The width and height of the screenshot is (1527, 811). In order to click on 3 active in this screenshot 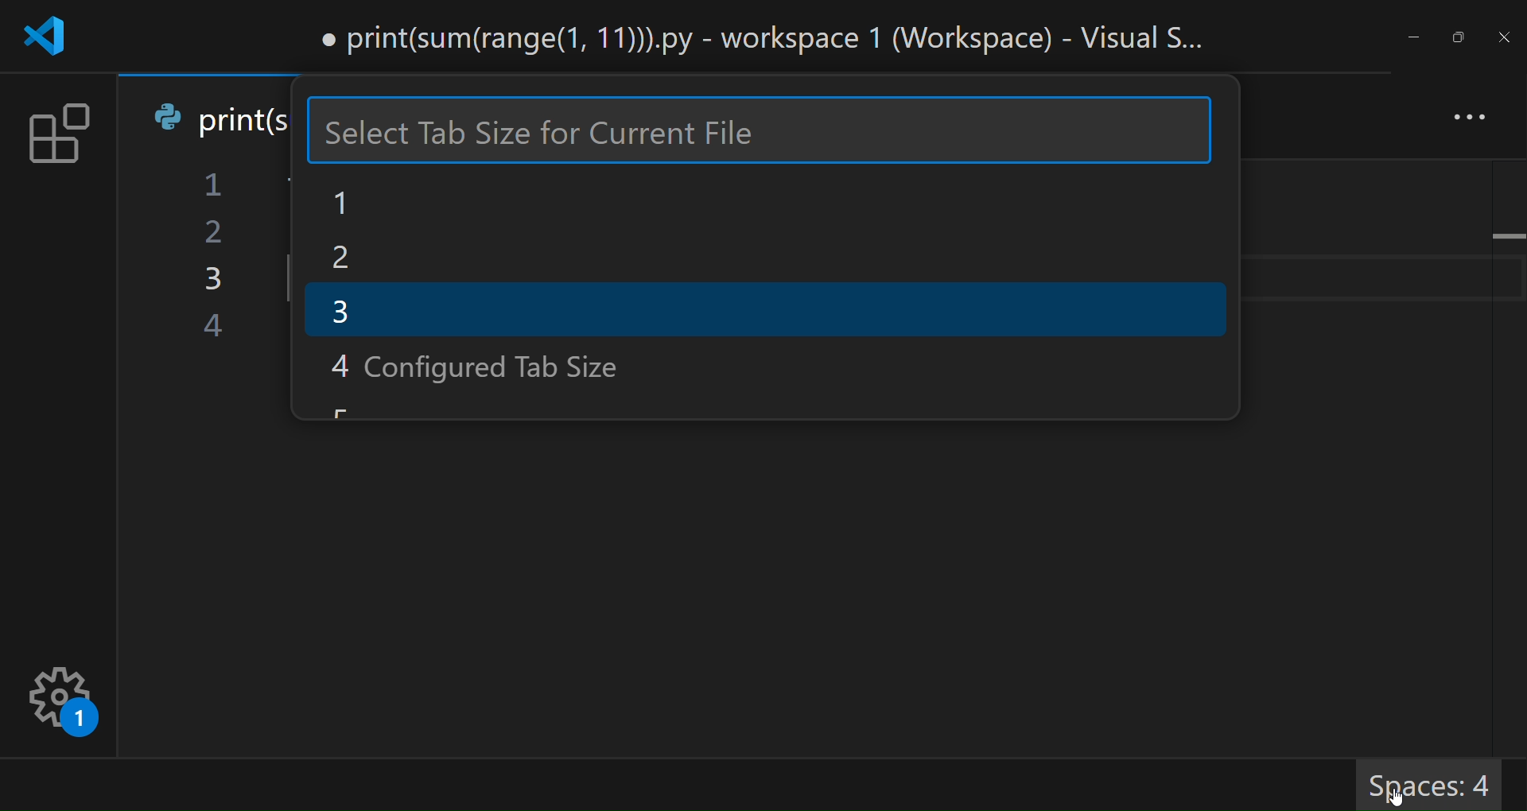, I will do `click(596, 309)`.